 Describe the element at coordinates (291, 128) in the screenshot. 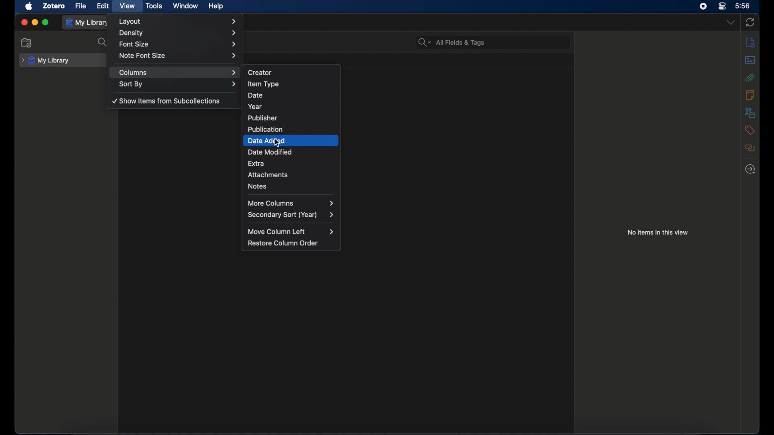

I see `publication` at that location.